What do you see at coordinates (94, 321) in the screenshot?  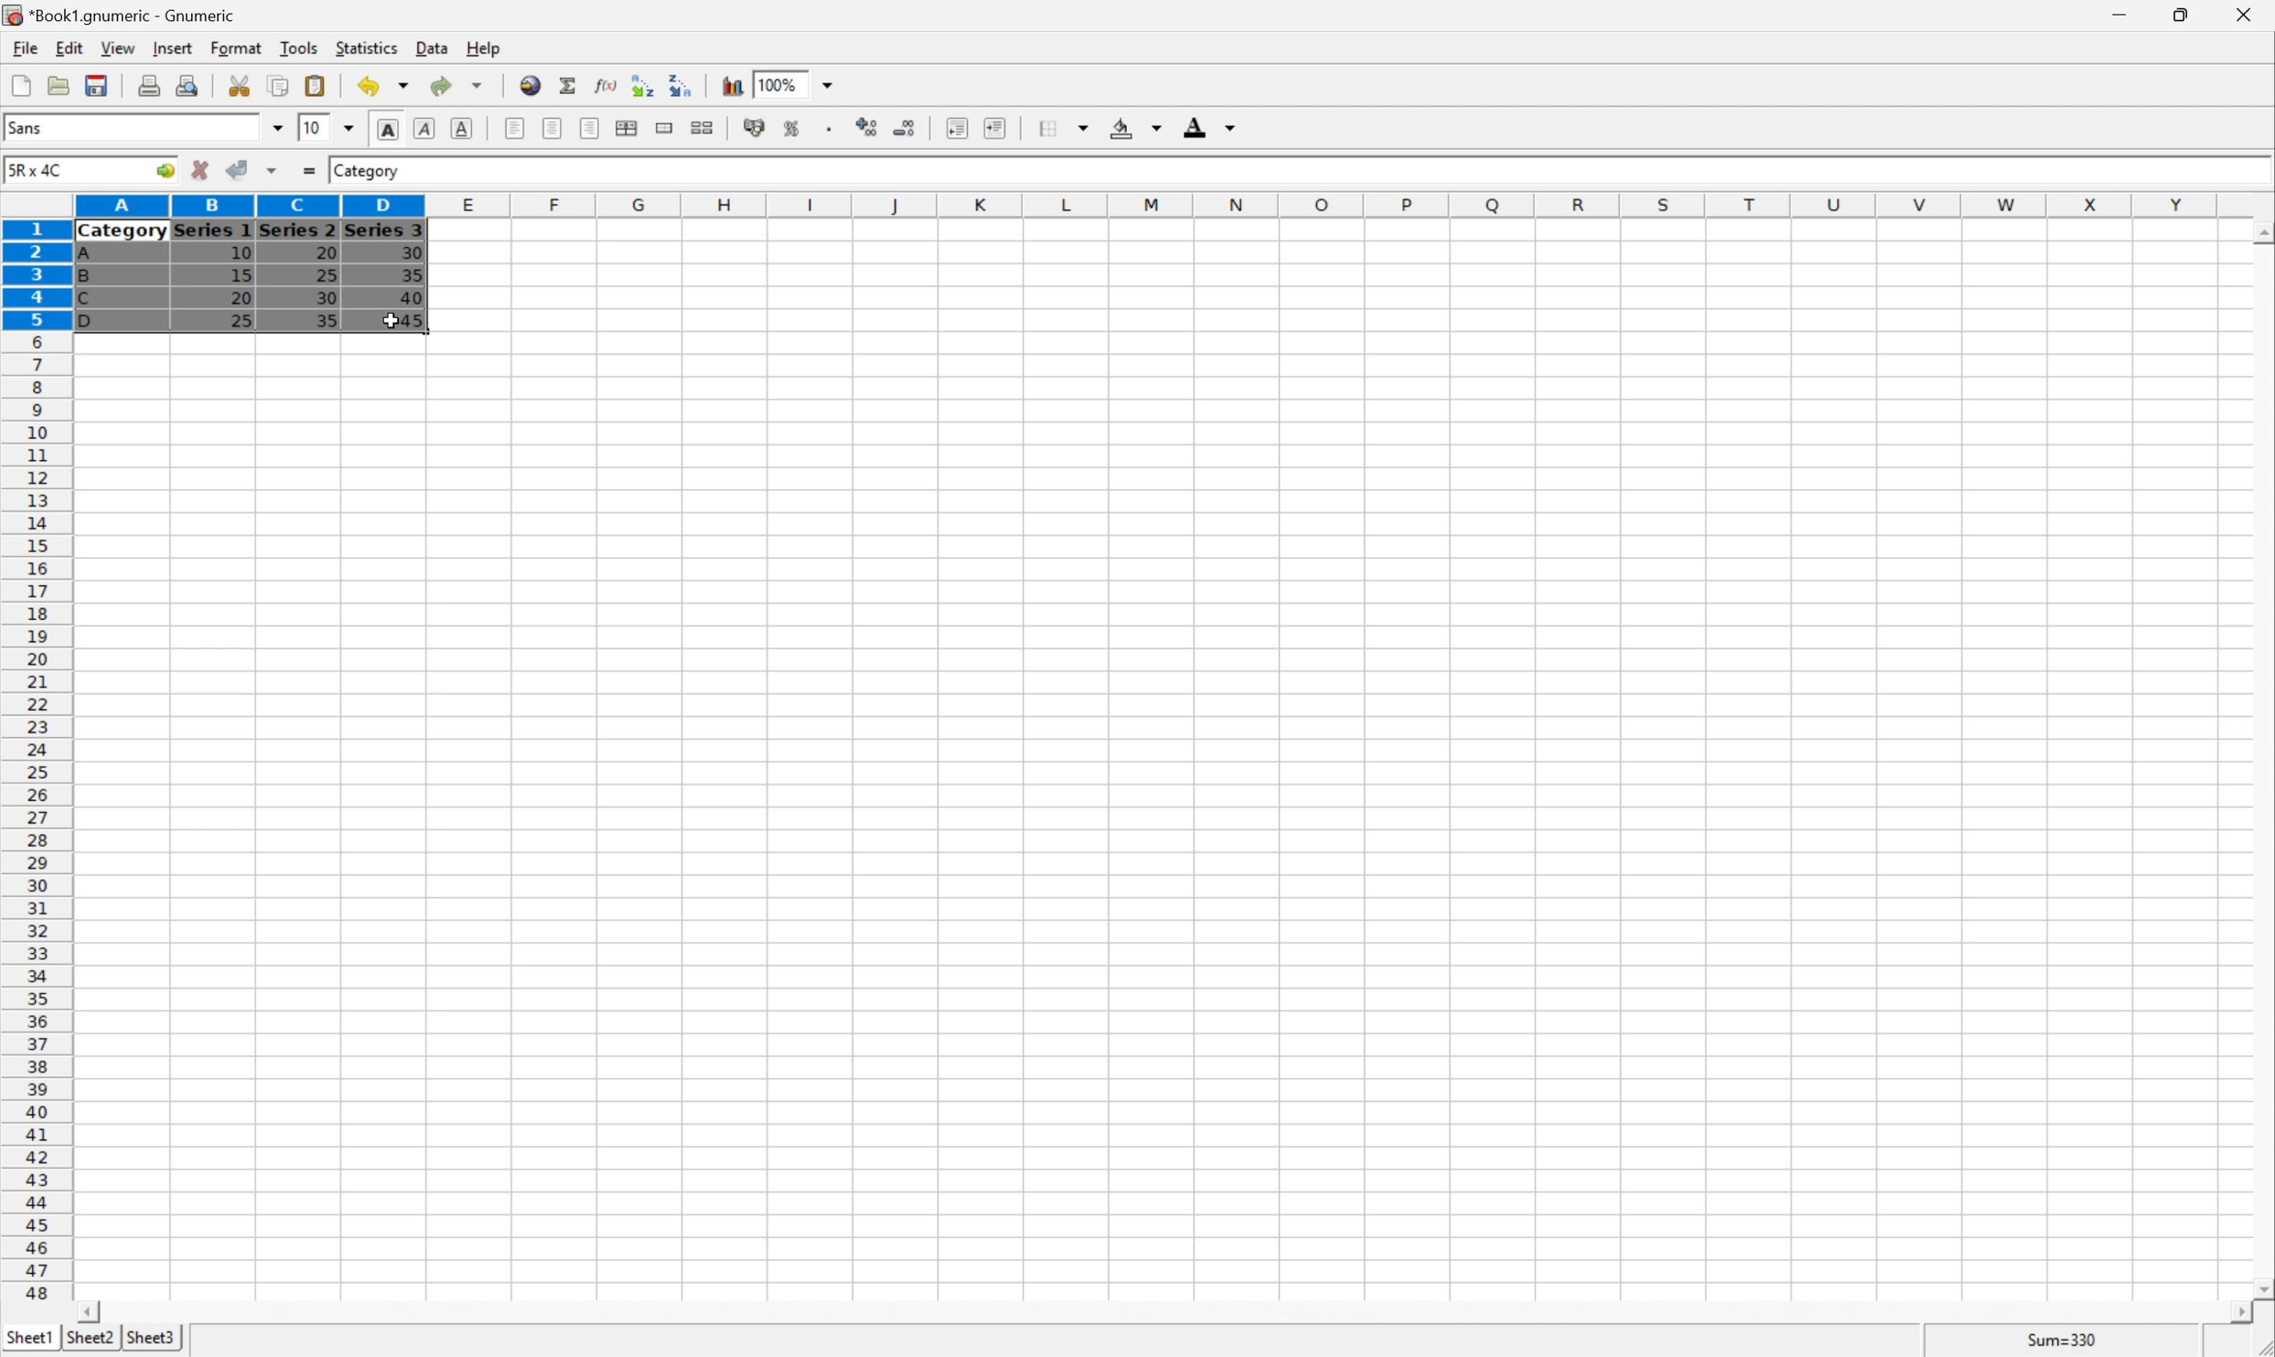 I see `D` at bounding box center [94, 321].